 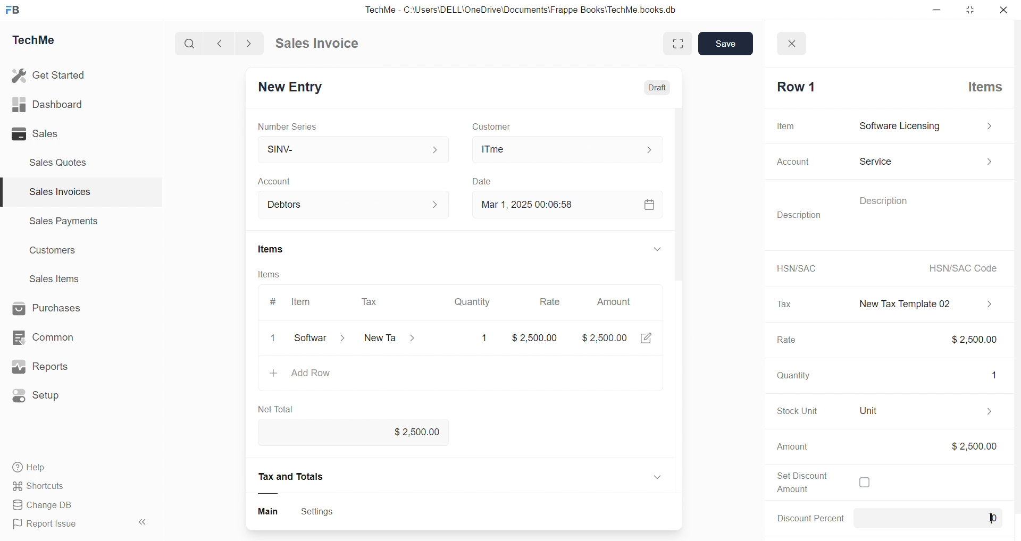 I want to click on SINV-, so click(x=346, y=147).